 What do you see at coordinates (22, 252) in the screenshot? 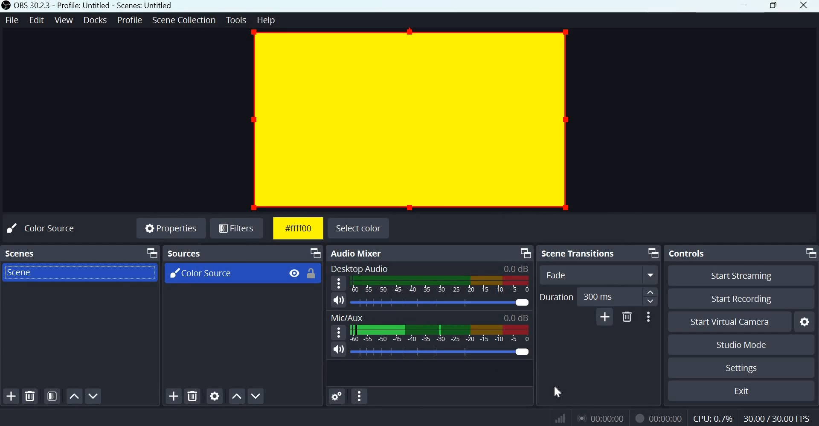
I see `scenes` at bounding box center [22, 252].